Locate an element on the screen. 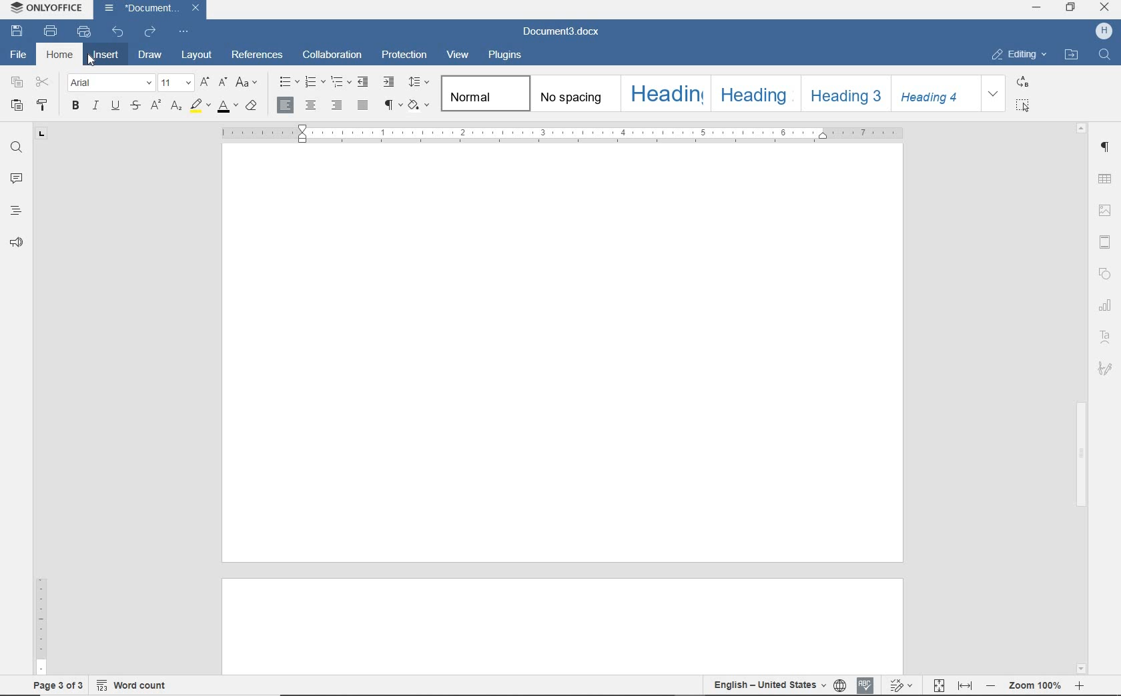 This screenshot has height=696, width=1121. FONT  is located at coordinates (111, 82).